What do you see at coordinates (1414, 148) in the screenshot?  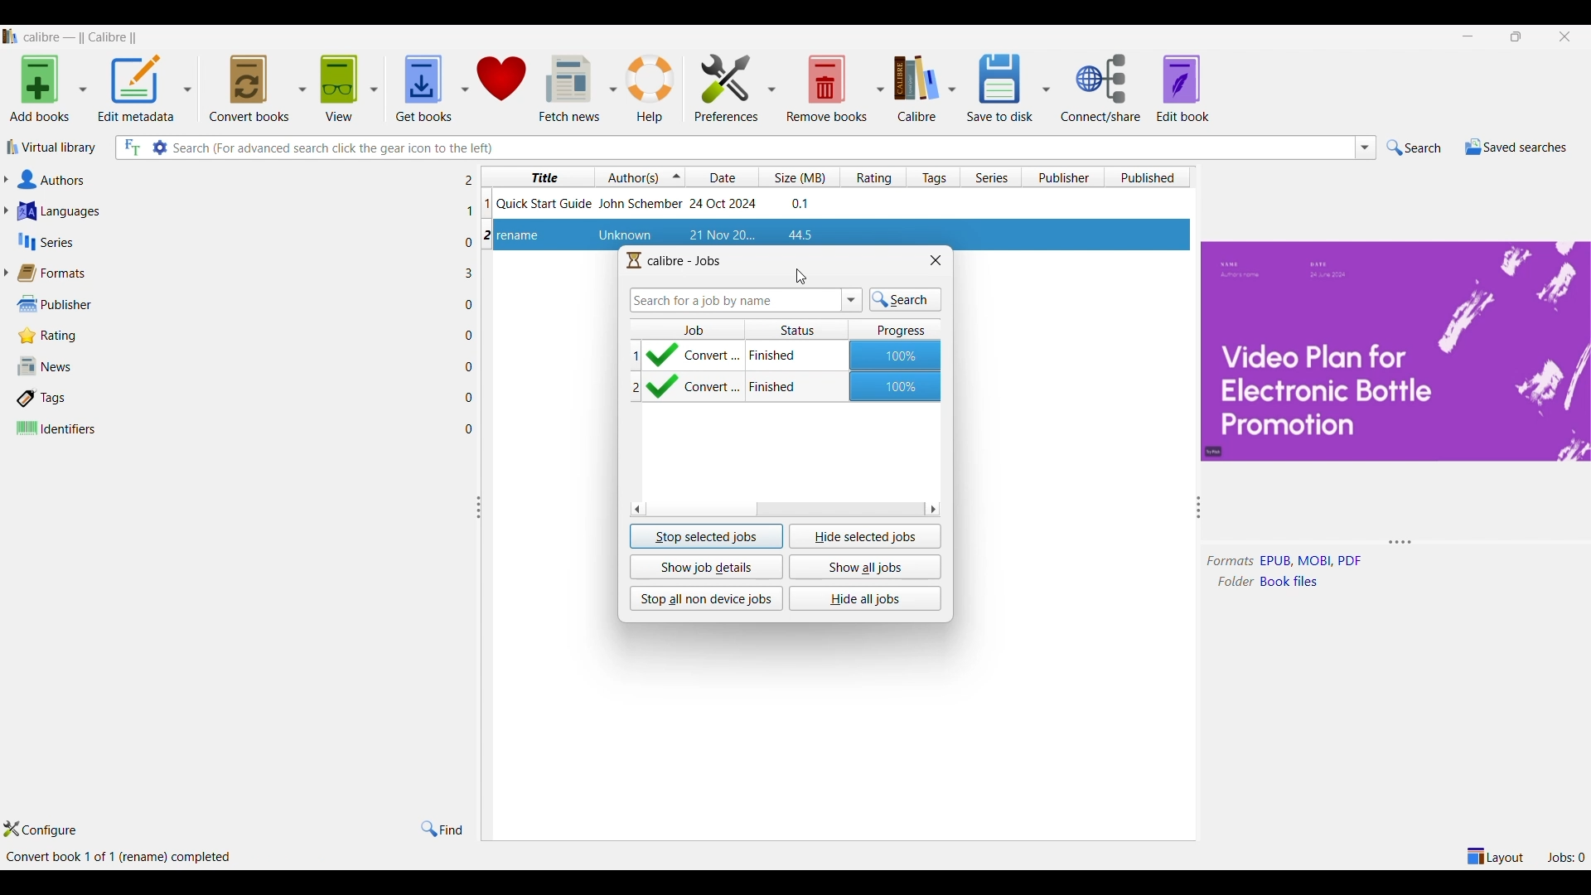 I see `Search` at bounding box center [1414, 148].